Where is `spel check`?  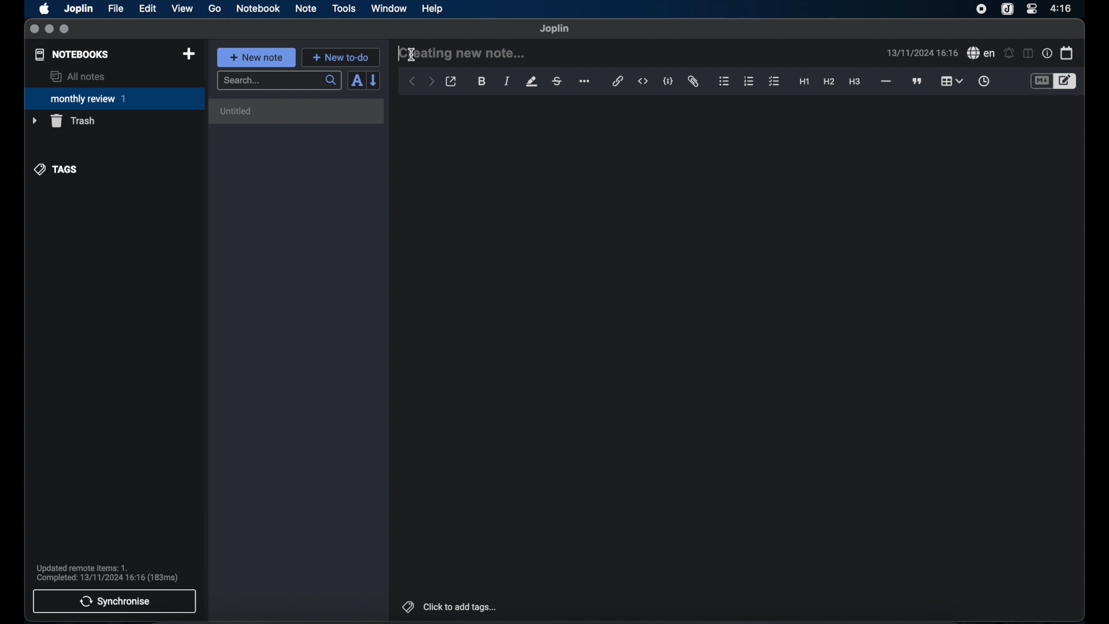
spel check is located at coordinates (981, 53).